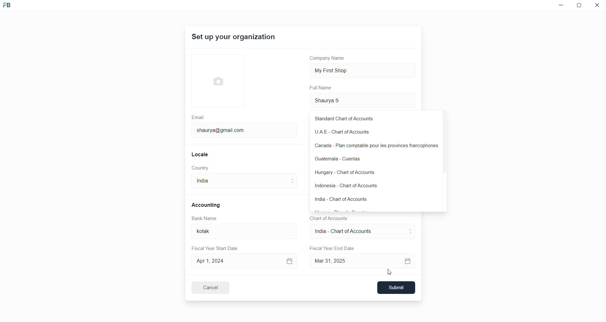 This screenshot has width=606, height=322. What do you see at coordinates (200, 154) in the screenshot?
I see `Locale` at bounding box center [200, 154].